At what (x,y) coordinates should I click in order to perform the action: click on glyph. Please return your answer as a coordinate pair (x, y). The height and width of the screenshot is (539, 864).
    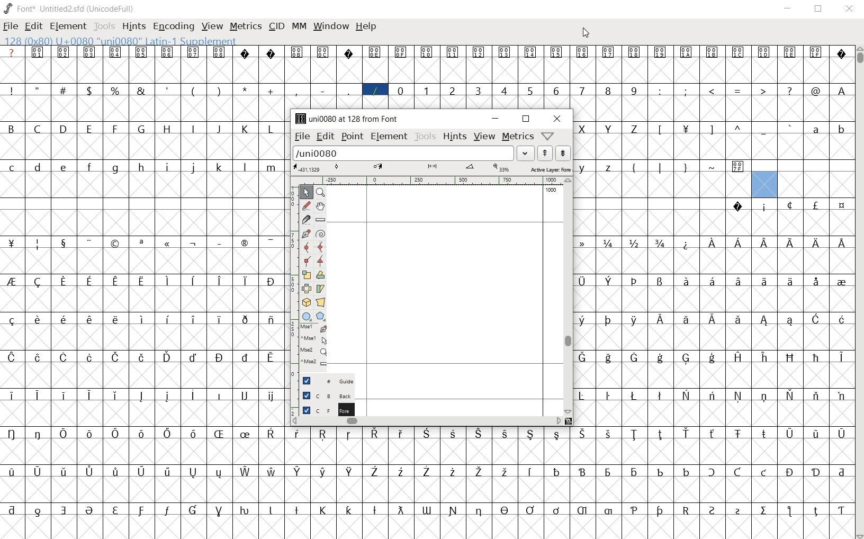
    Looking at the image, I should click on (220, 167).